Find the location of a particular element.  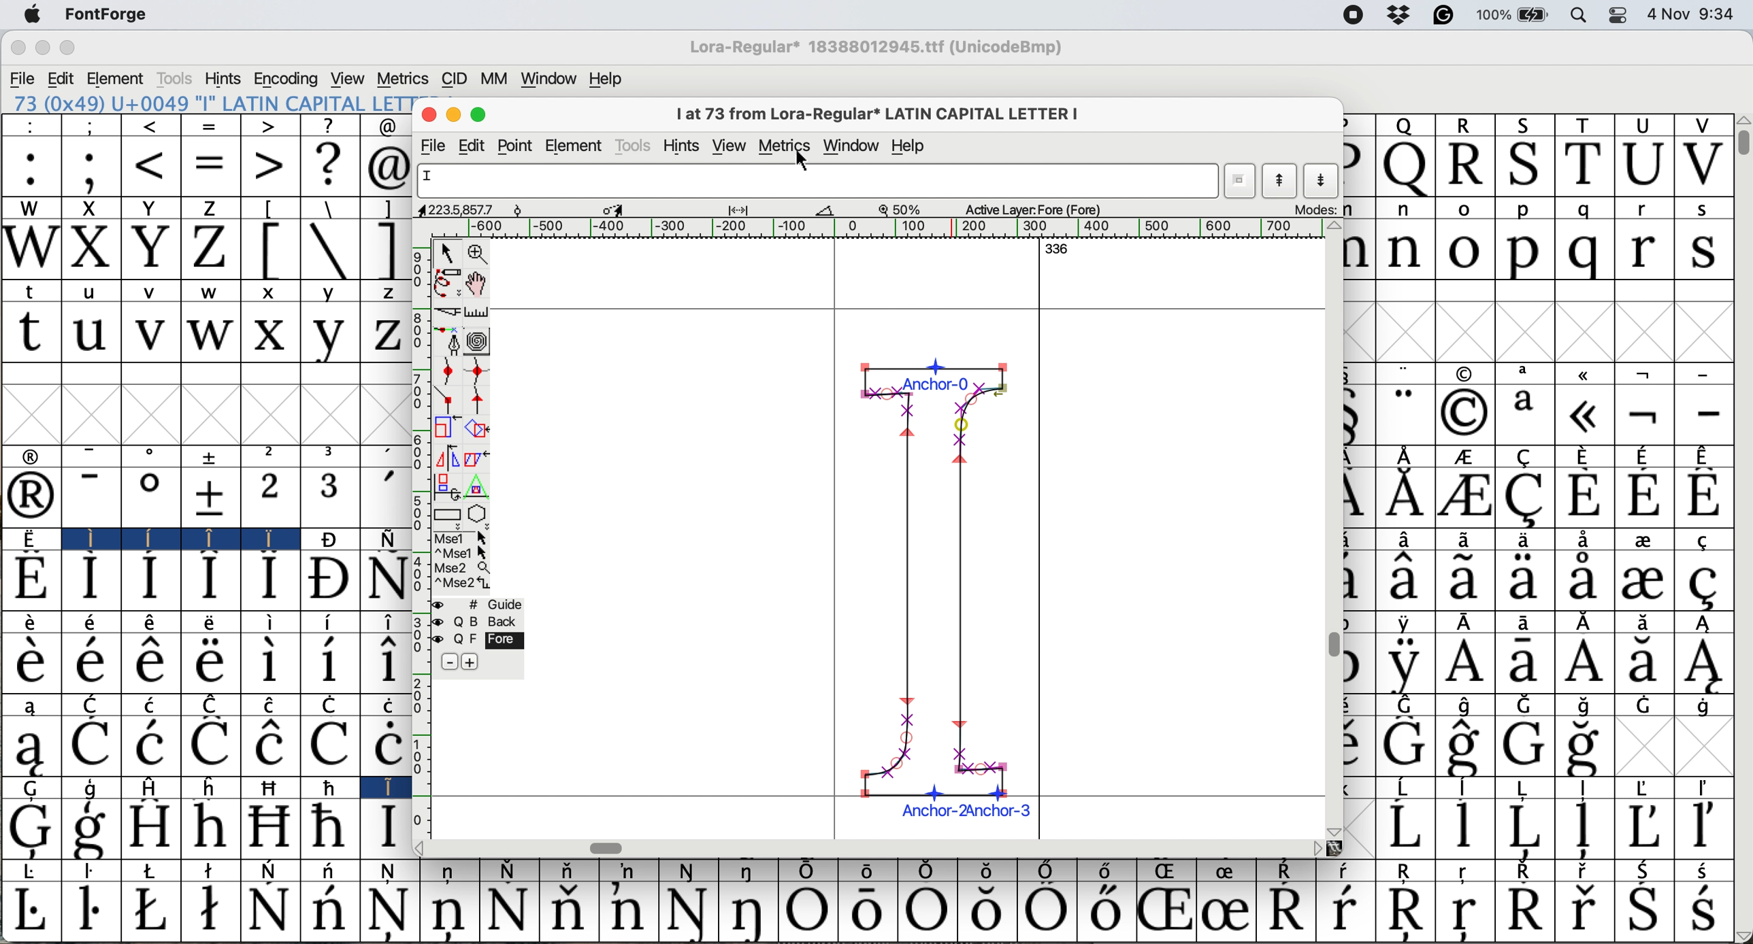

Symbol is located at coordinates (1582, 580).